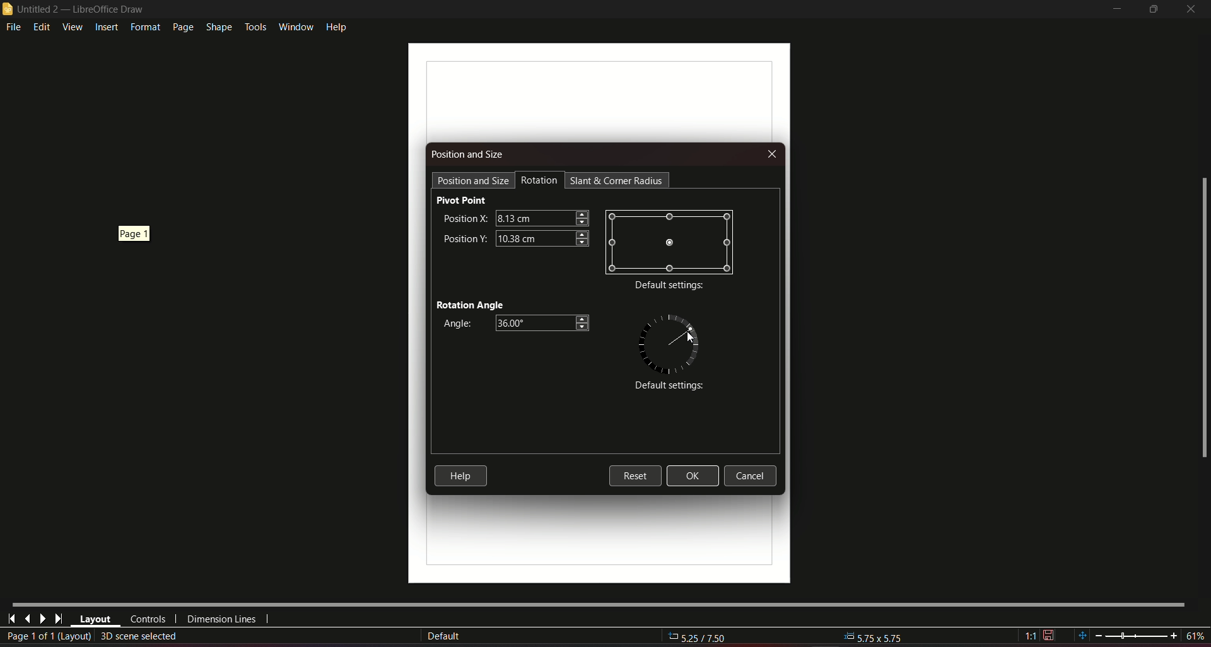 The width and height of the screenshot is (1211, 647). I want to click on dimension lines, so click(222, 621).